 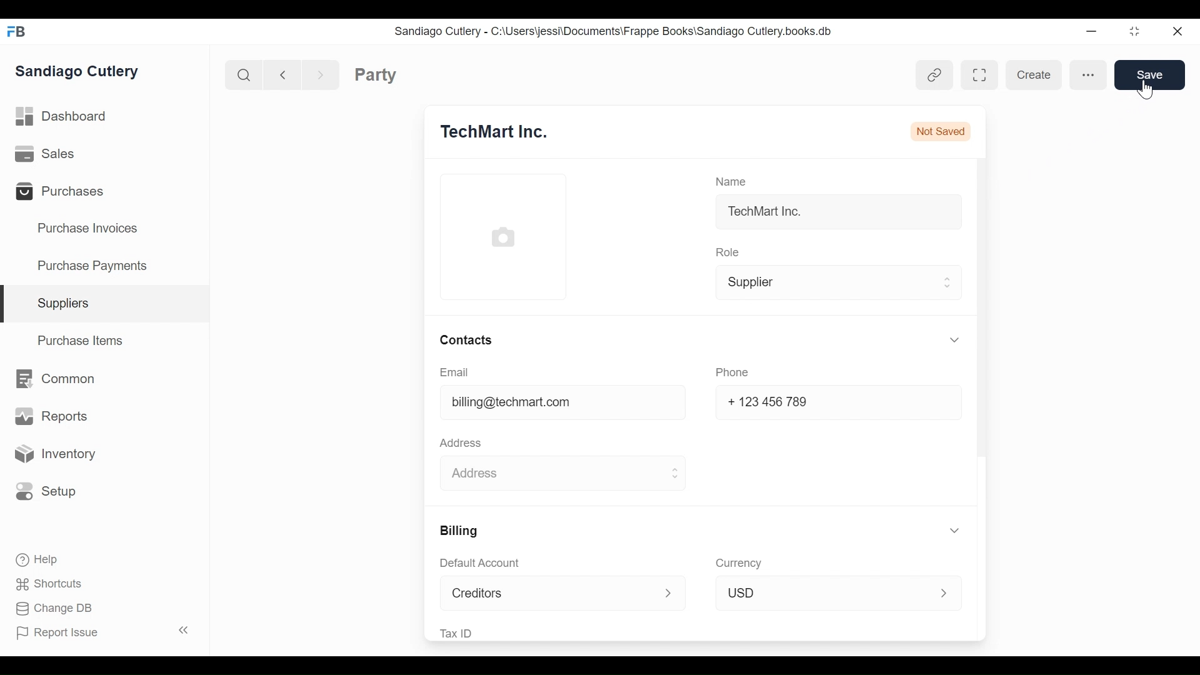 What do you see at coordinates (941, 127) in the screenshot?
I see `Not Saved` at bounding box center [941, 127].